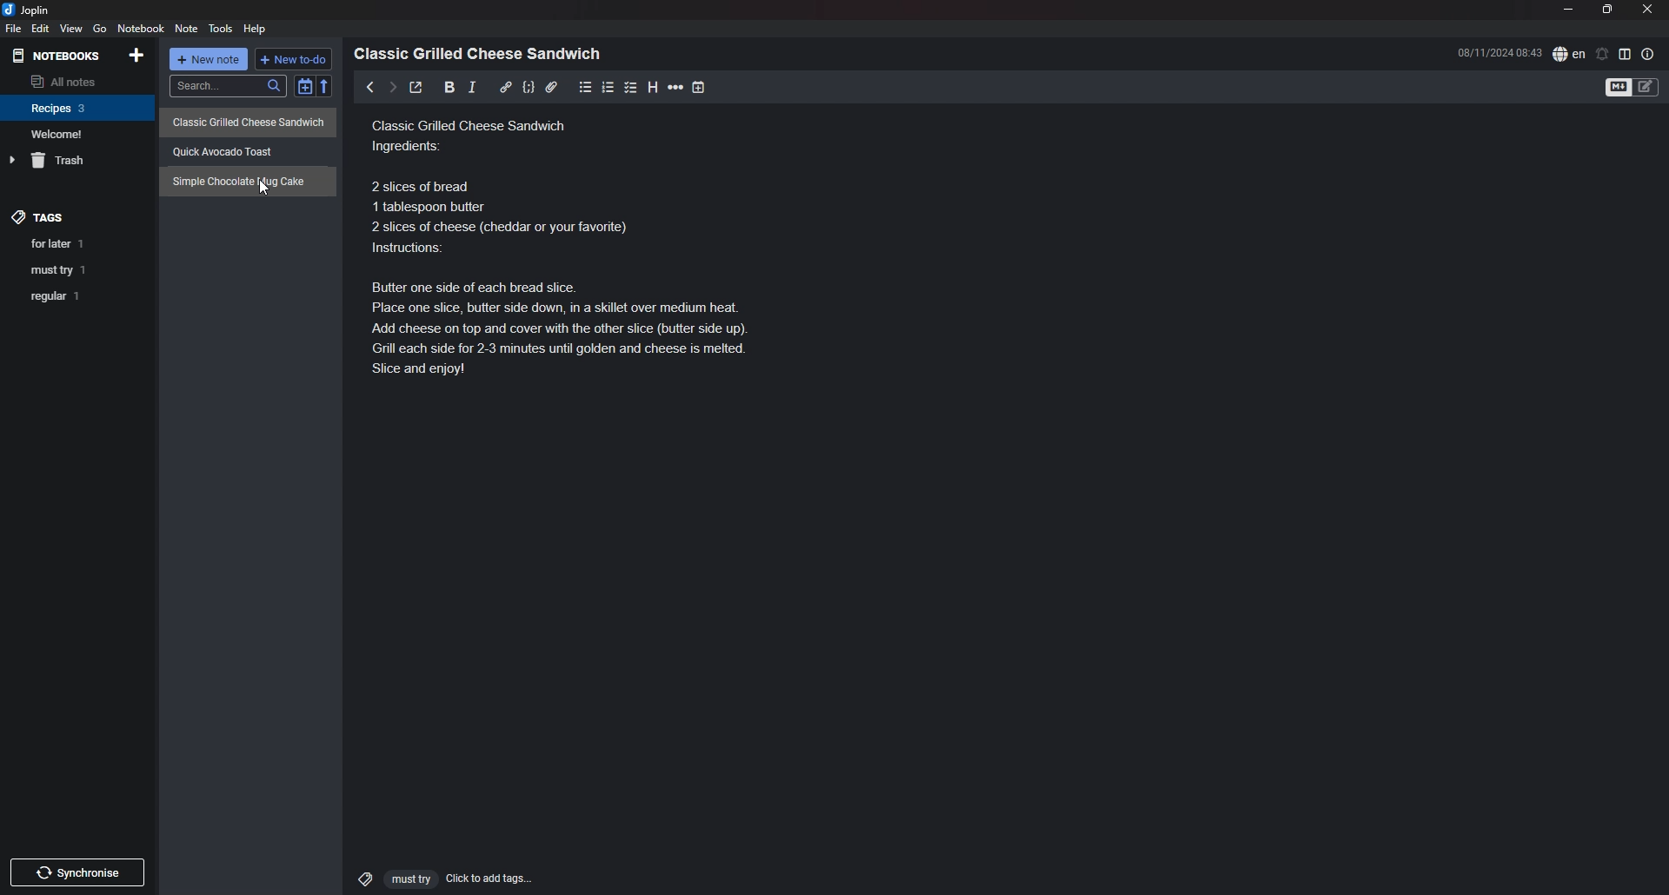  Describe the element at coordinates (80, 243) in the screenshot. I see `for later` at that location.